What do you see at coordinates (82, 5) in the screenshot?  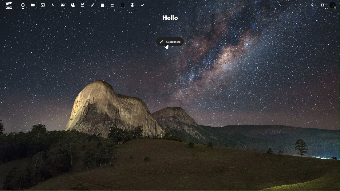 I see `Calendar` at bounding box center [82, 5].